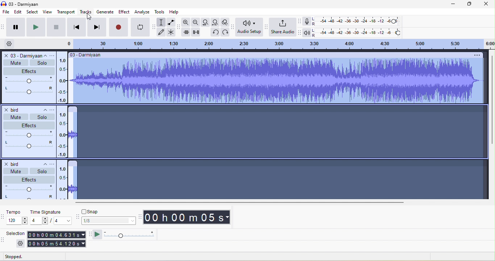 This screenshot has height=261, width=495. Describe the element at coordinates (3, 216) in the screenshot. I see `audacity time selection toolbar` at that location.